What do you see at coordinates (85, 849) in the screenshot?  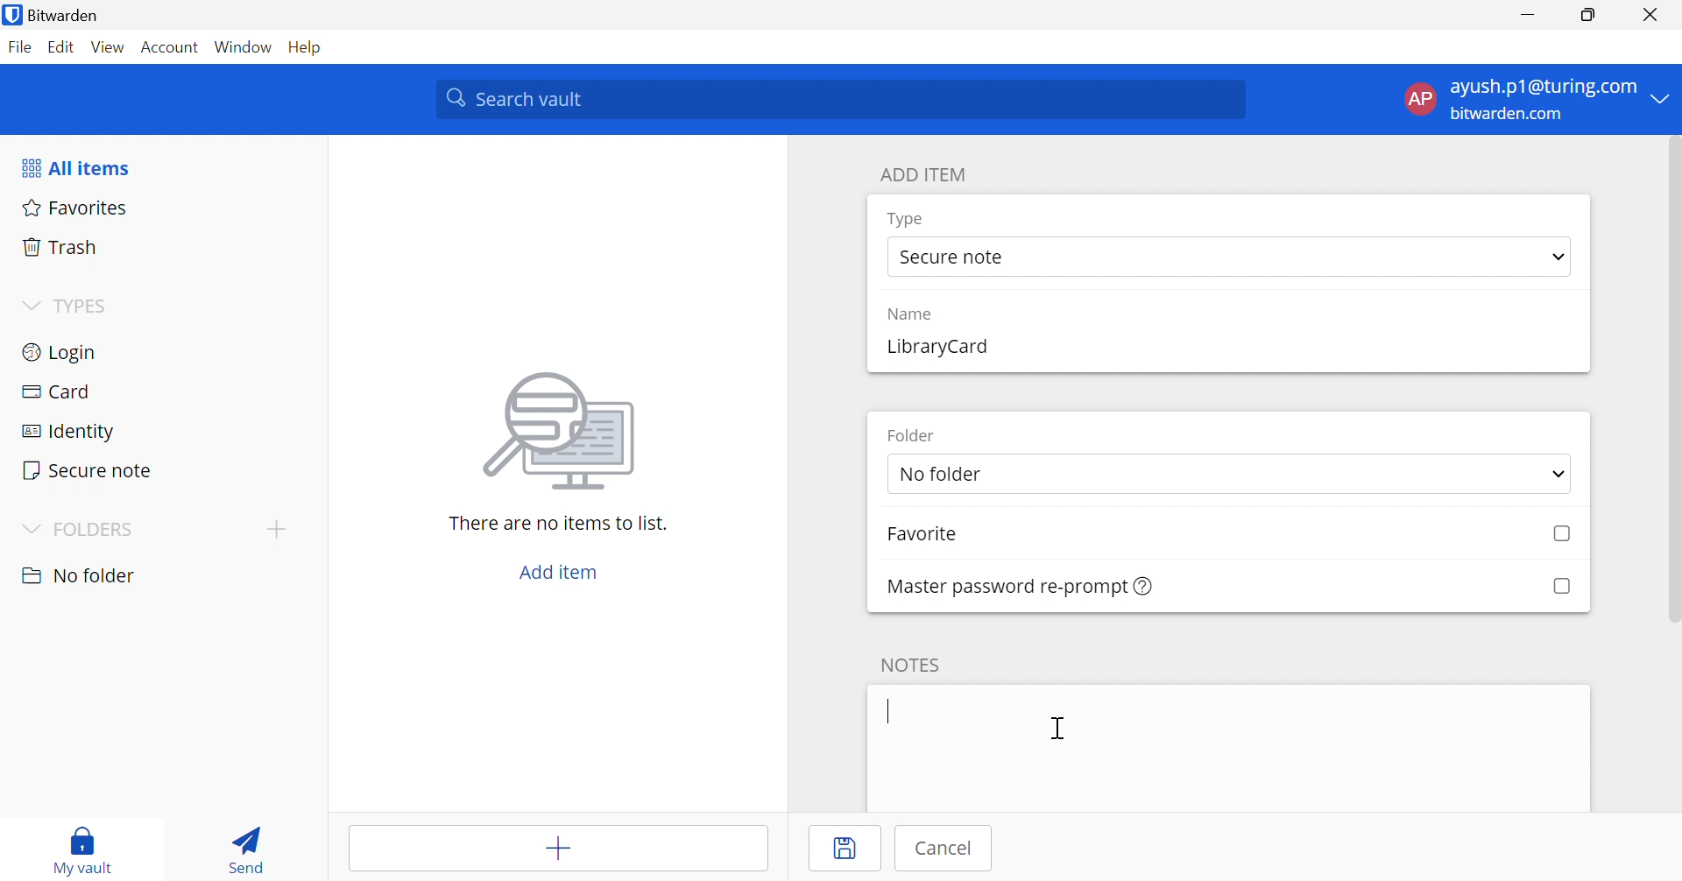 I see `My vault` at bounding box center [85, 849].